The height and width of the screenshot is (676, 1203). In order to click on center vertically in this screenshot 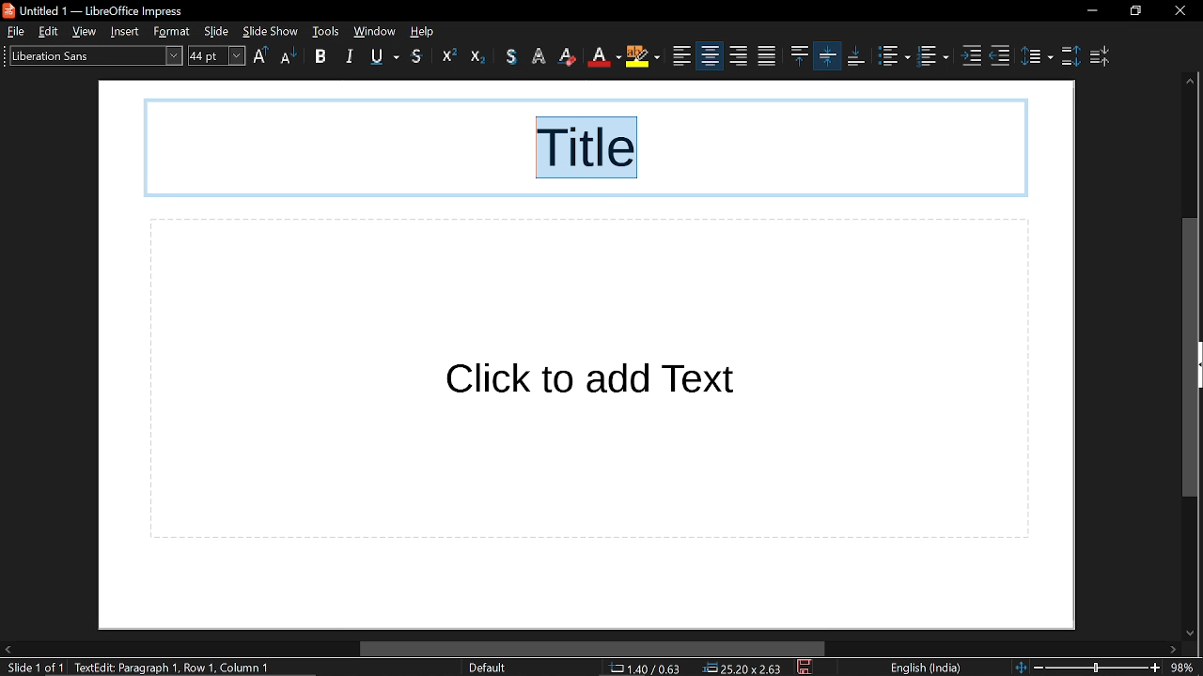, I will do `click(798, 55)`.